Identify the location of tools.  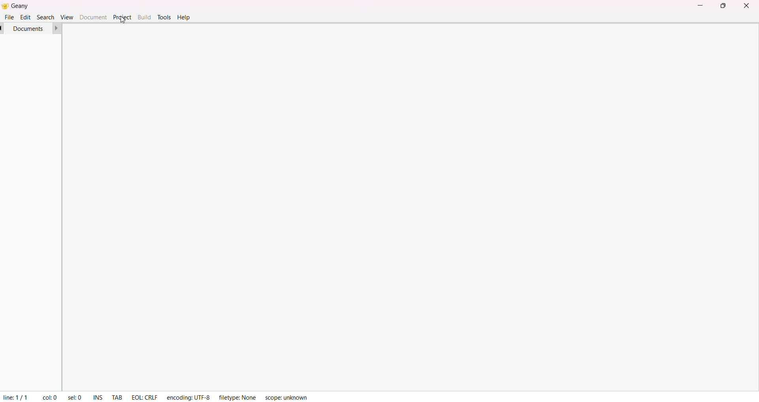
(164, 17).